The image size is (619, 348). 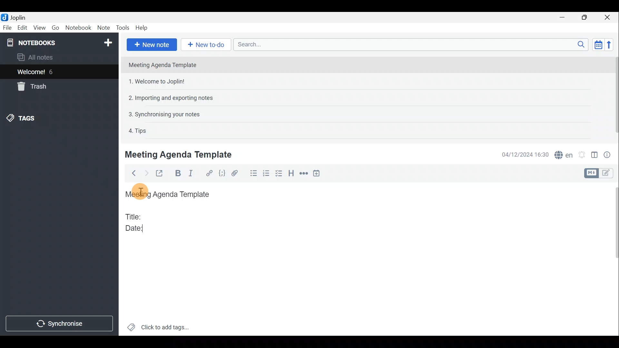 I want to click on Meeting Agenda Template, so click(x=163, y=65).